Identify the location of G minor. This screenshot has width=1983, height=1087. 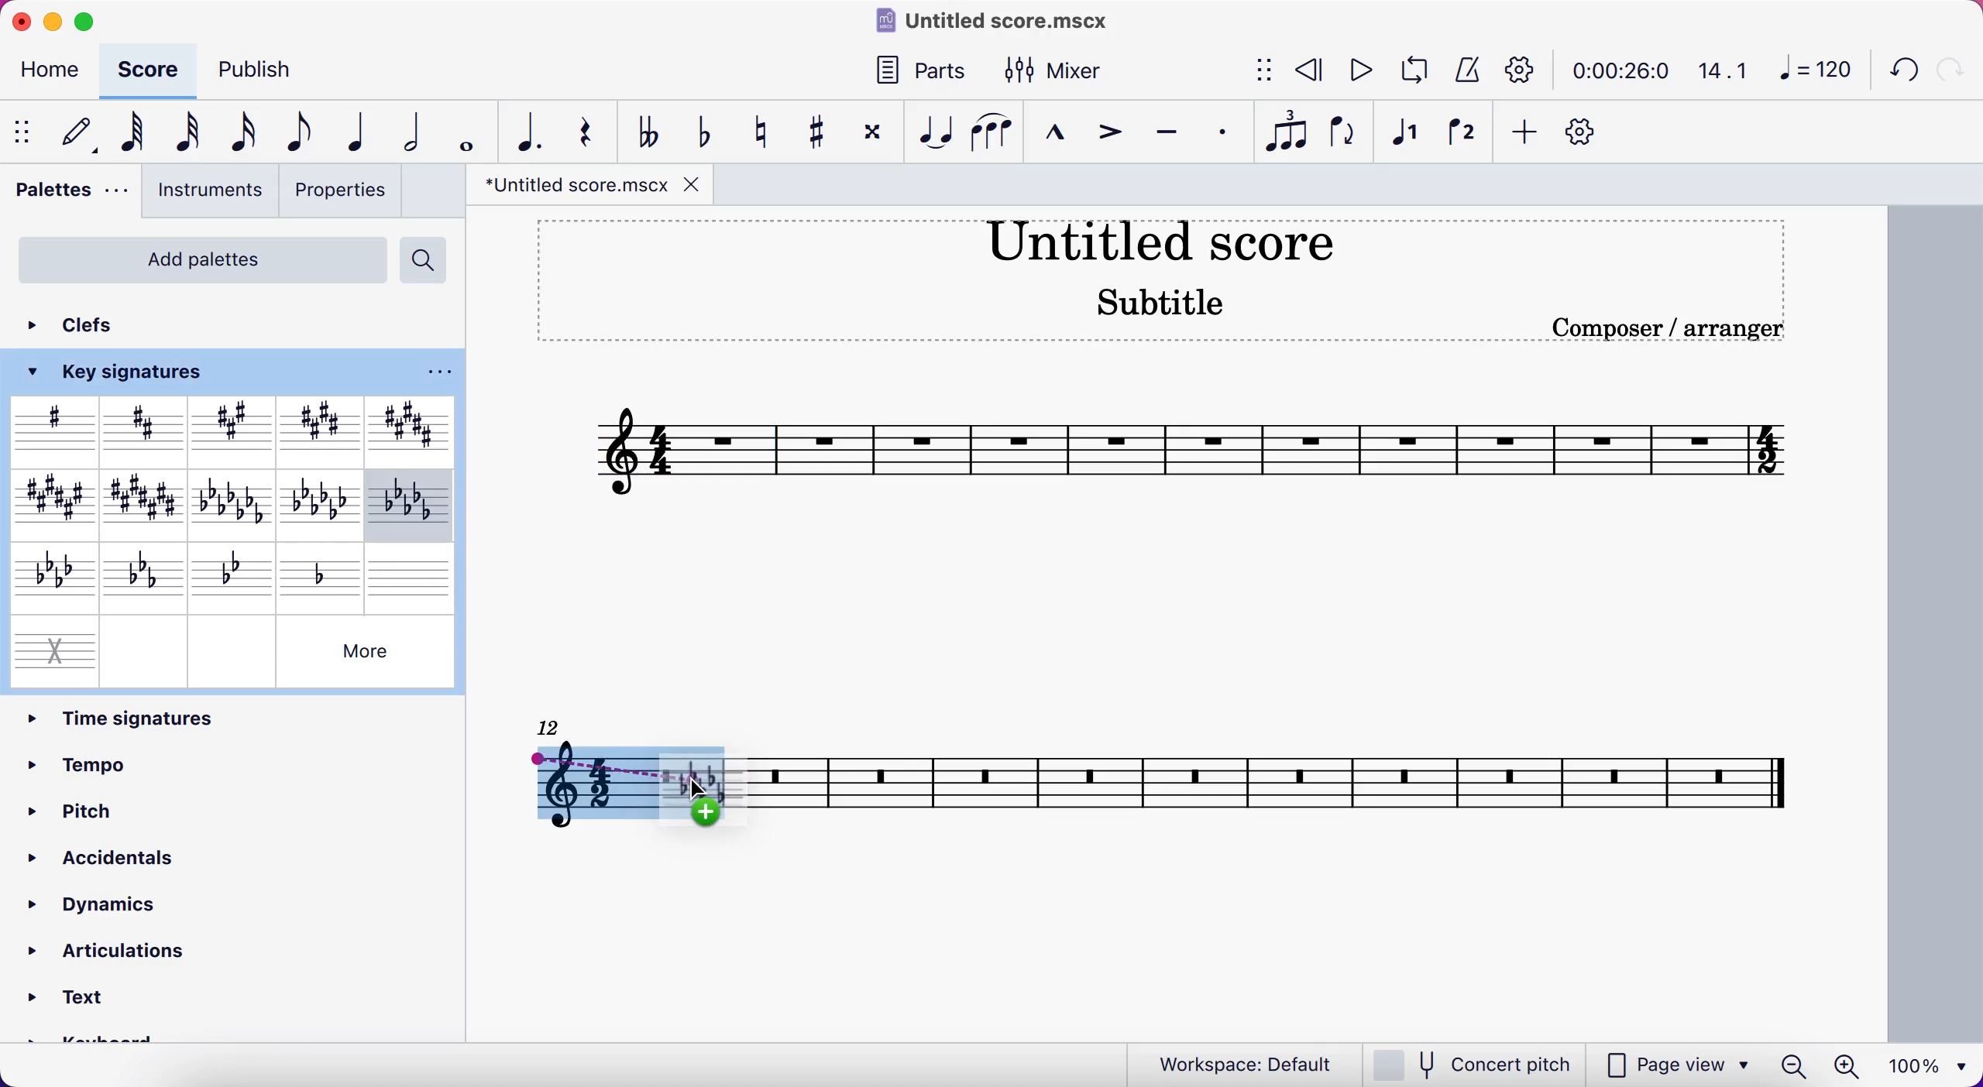
(236, 573).